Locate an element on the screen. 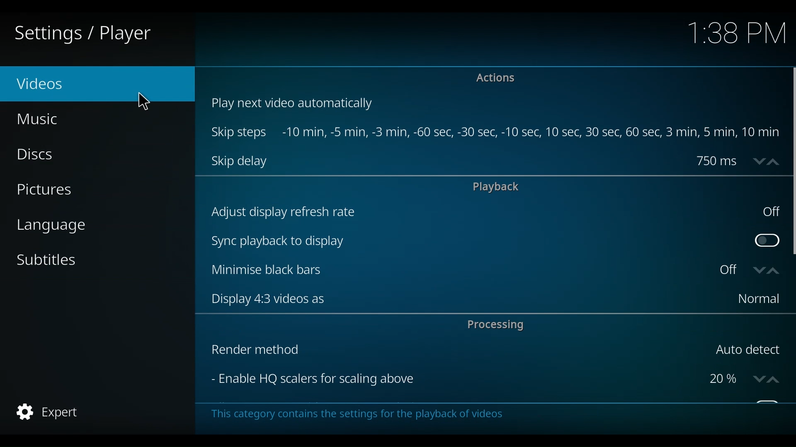  Render method is located at coordinates (454, 351).